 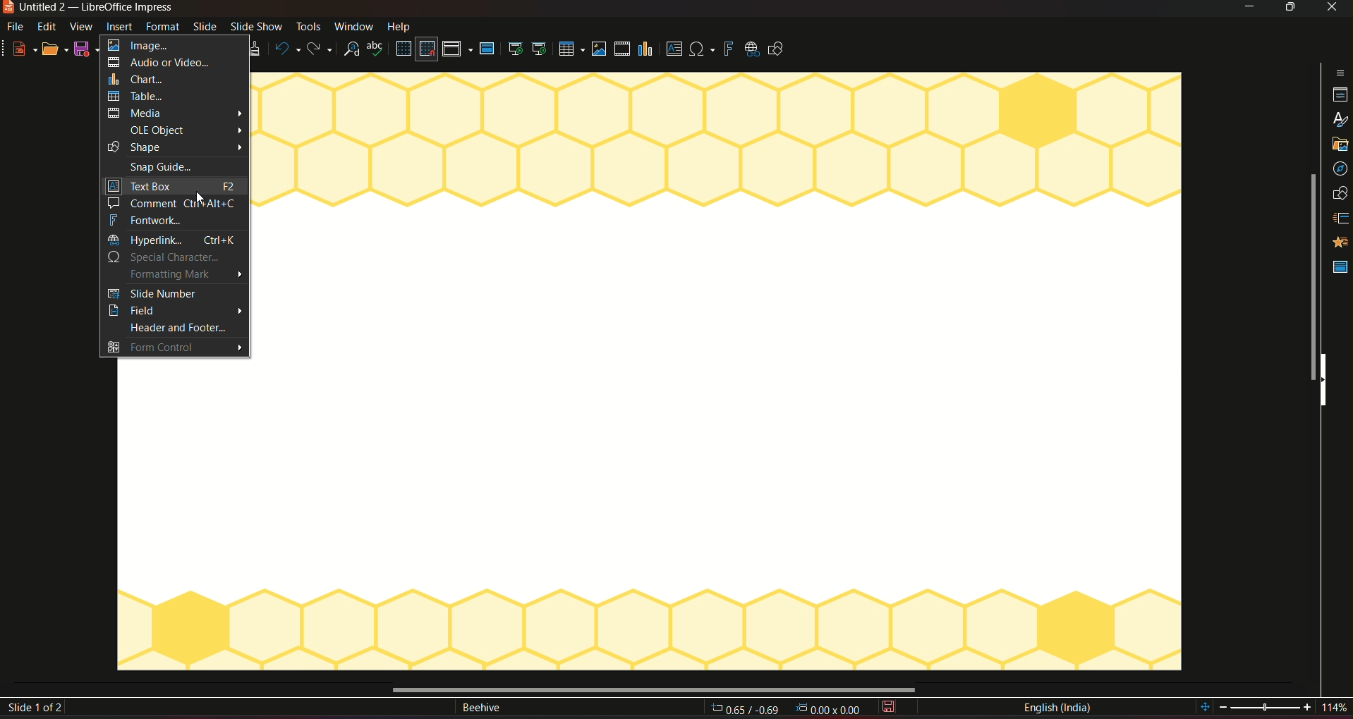 What do you see at coordinates (1206, 708) in the screenshot?
I see `fit slide to current view` at bounding box center [1206, 708].